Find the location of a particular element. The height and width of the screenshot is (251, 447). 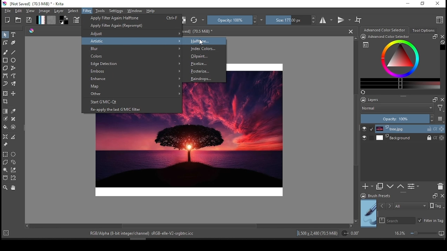

edit is located at coordinates (18, 11).